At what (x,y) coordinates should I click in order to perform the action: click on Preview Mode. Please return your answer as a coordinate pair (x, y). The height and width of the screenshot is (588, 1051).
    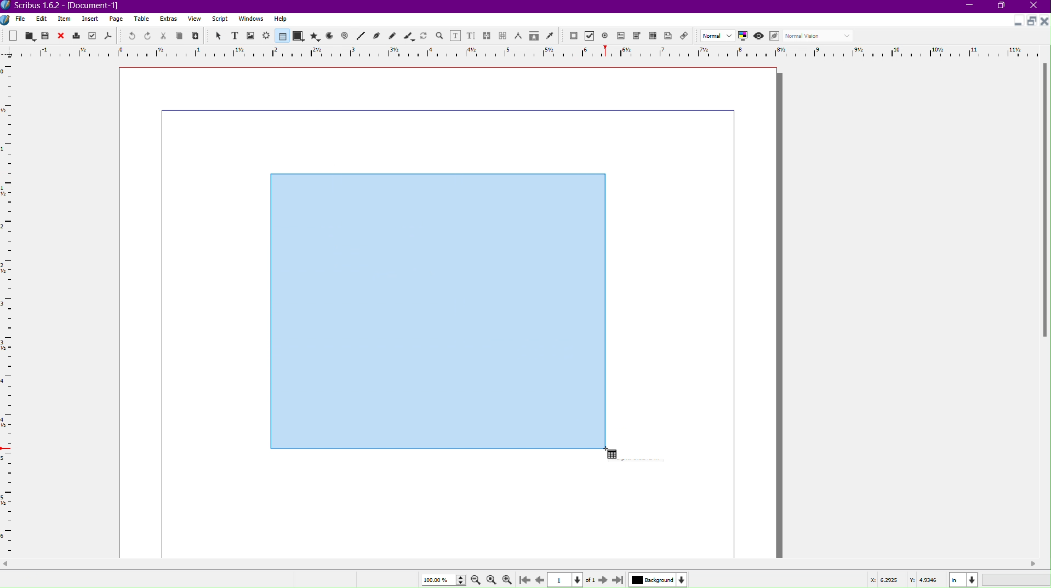
    Looking at the image, I should click on (760, 37).